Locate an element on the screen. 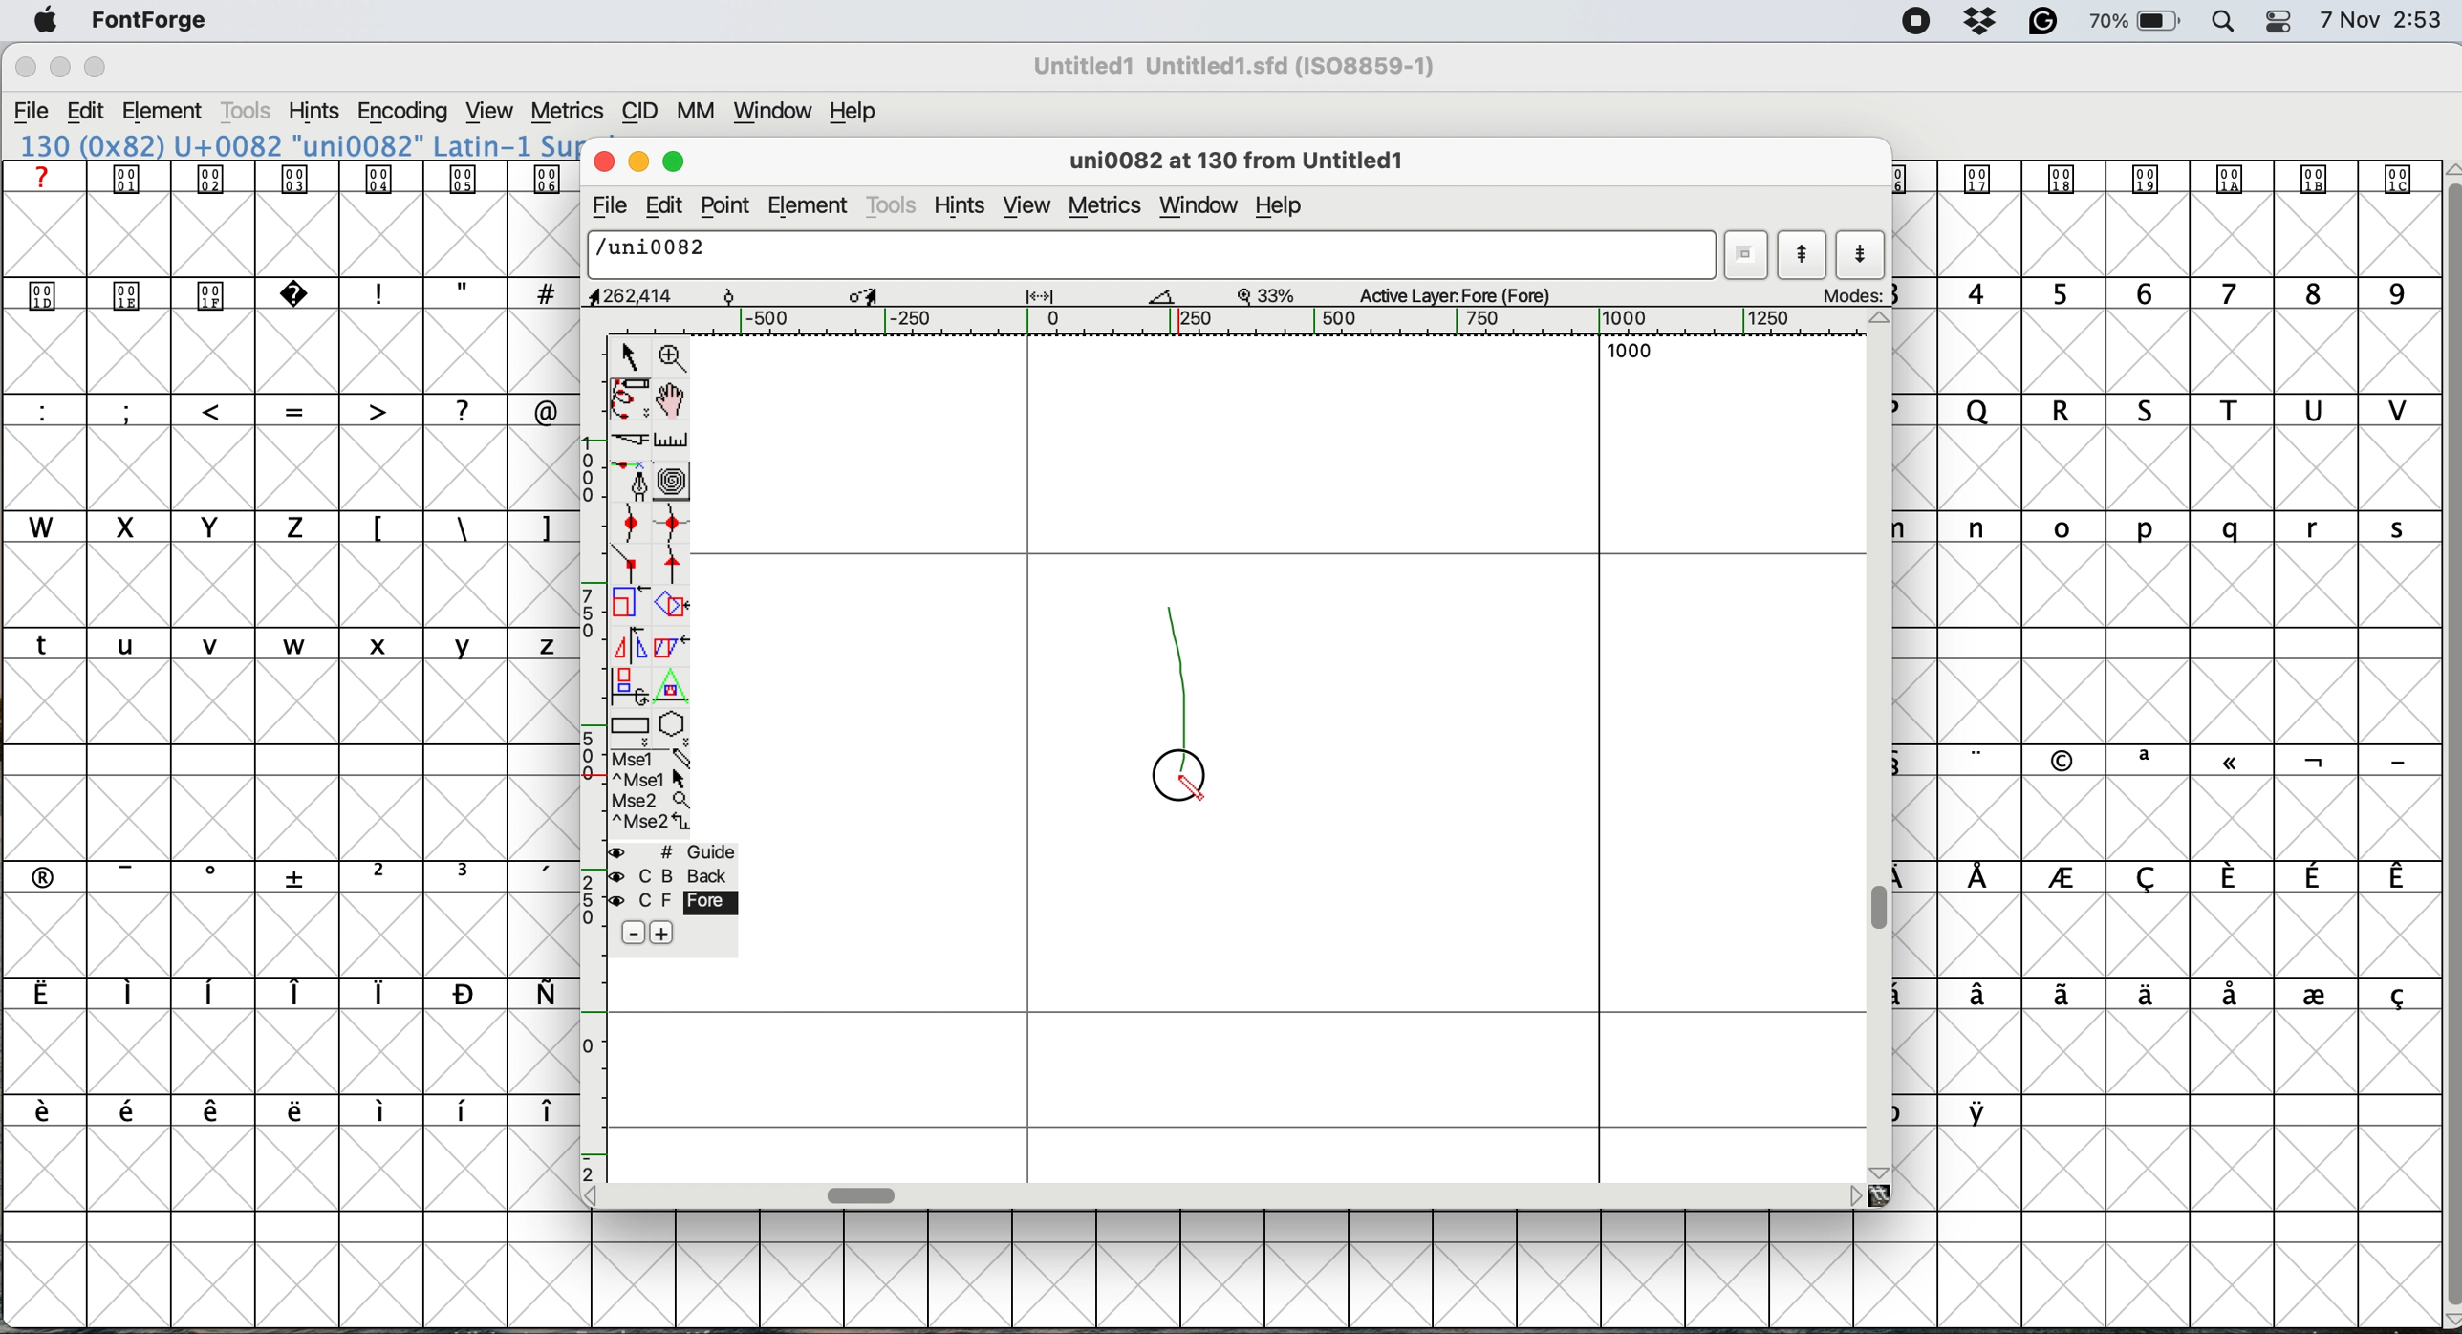  show next letter is located at coordinates (1860, 257).